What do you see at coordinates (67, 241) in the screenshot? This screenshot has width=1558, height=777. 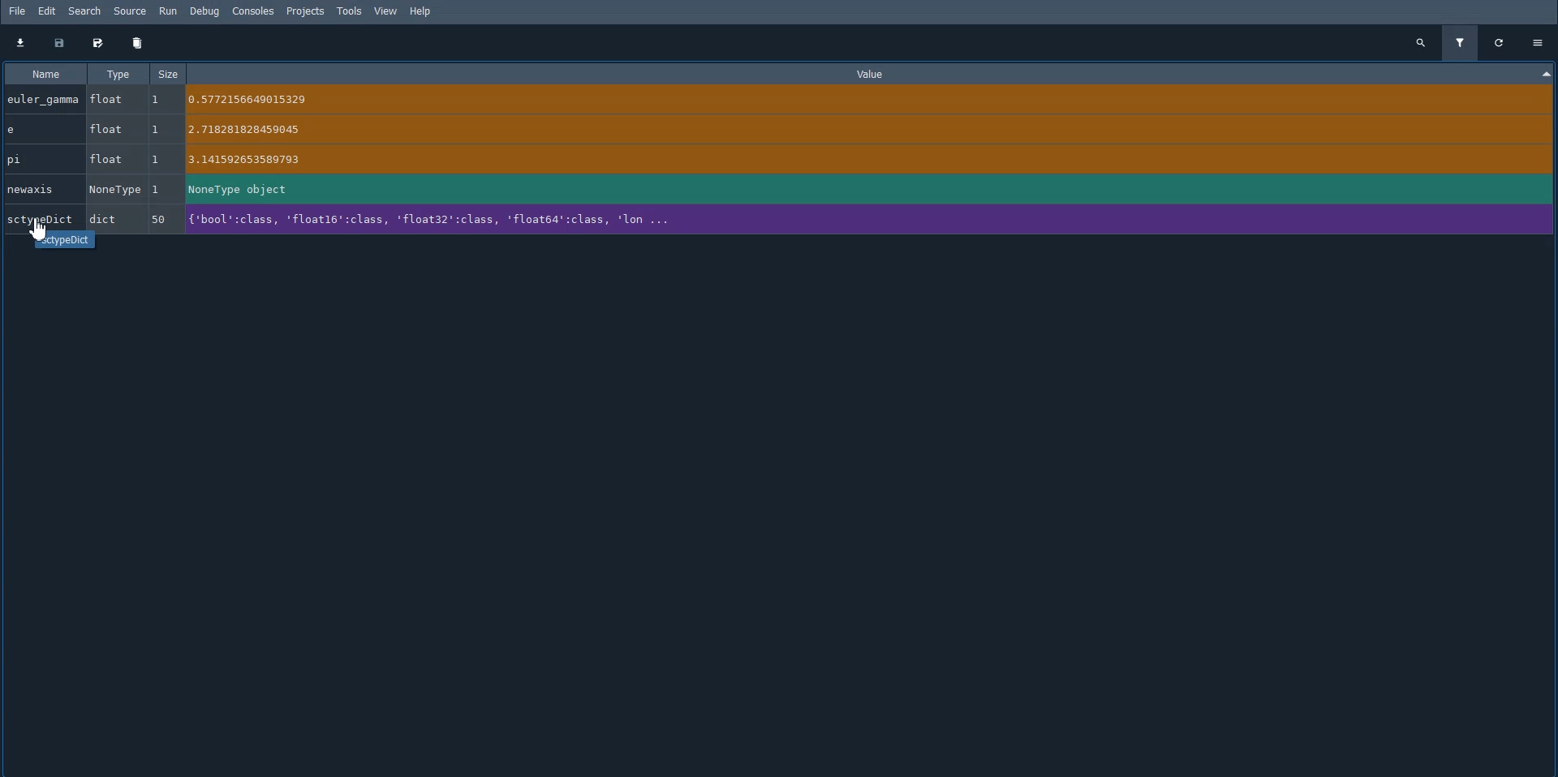 I see `sctypedict` at bounding box center [67, 241].